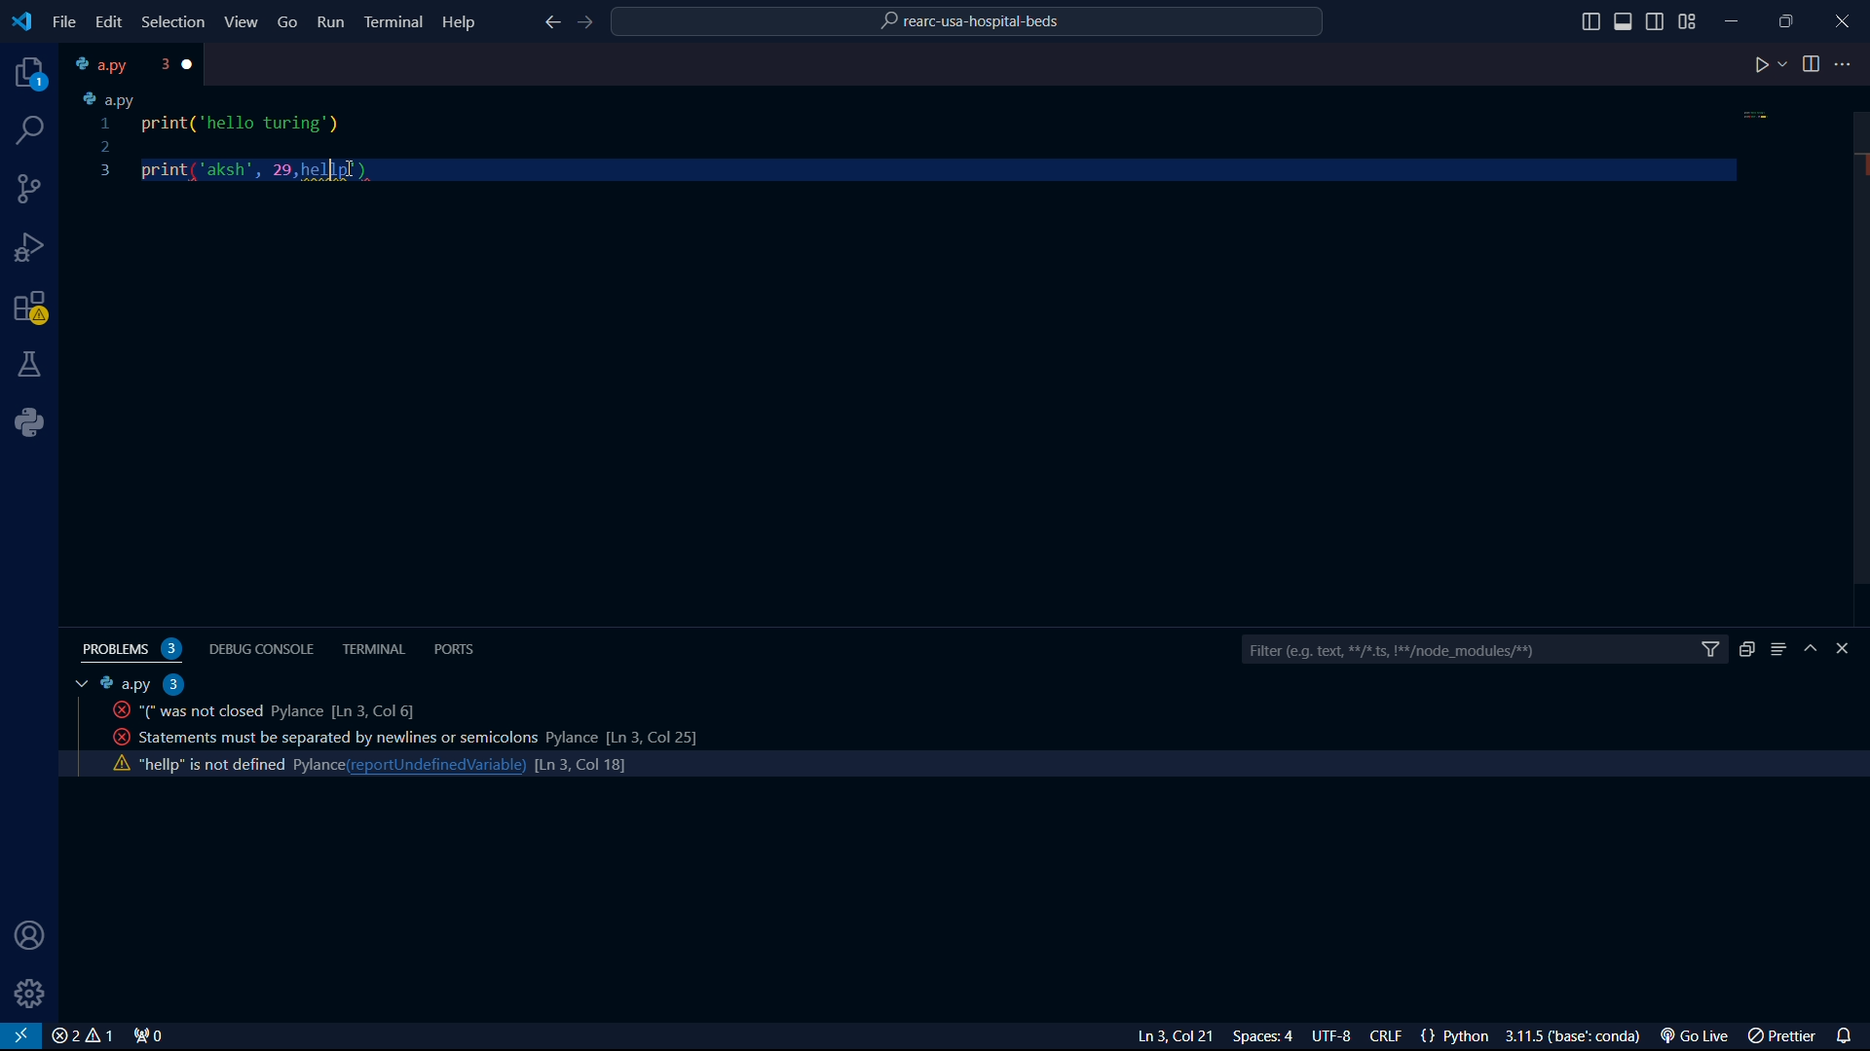 Image resolution: width=1870 pixels, height=1051 pixels. I want to click on file, so click(64, 22).